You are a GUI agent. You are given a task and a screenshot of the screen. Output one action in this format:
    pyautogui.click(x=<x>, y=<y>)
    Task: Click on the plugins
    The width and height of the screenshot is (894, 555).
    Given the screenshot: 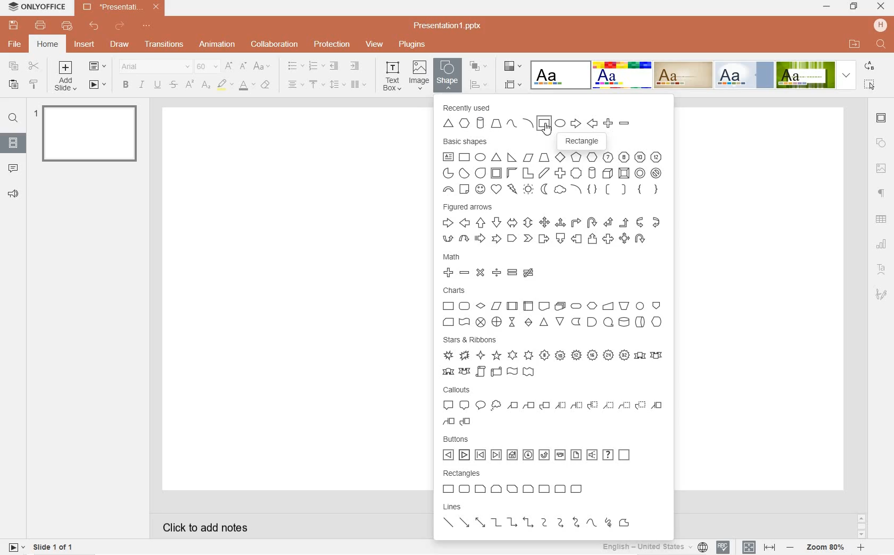 What is the action you would take?
    pyautogui.click(x=411, y=44)
    